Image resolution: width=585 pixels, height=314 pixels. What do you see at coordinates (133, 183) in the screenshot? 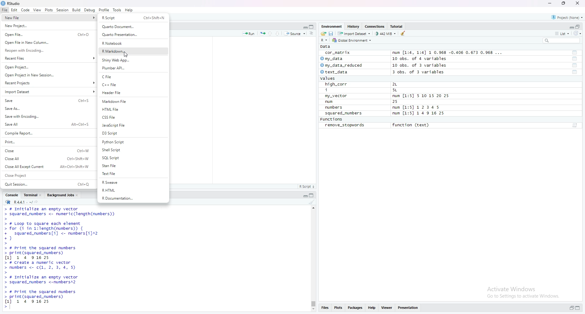
I see `R Sweave.` at bounding box center [133, 183].